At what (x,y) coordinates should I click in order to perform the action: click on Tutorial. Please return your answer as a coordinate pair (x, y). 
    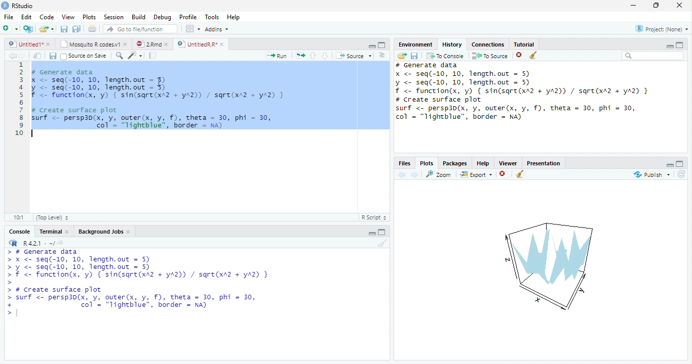
    Looking at the image, I should click on (524, 43).